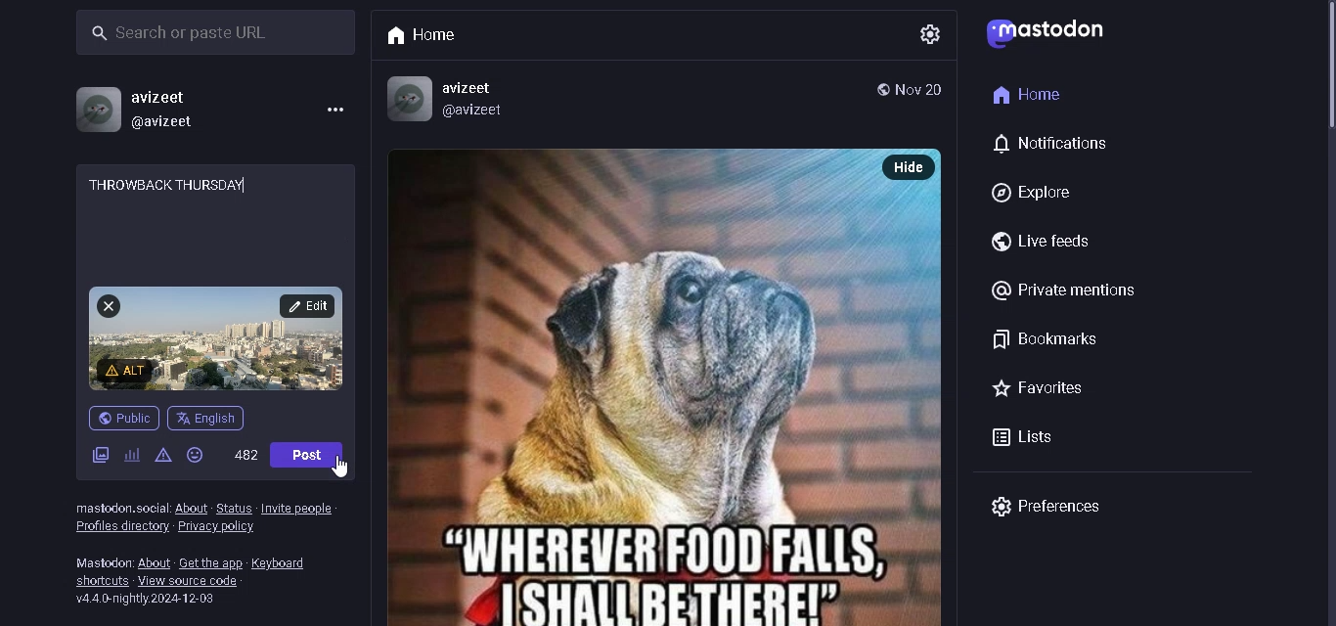 This screenshot has width=1336, height=626. What do you see at coordinates (1326, 83) in the screenshot?
I see `Scrollbar` at bounding box center [1326, 83].